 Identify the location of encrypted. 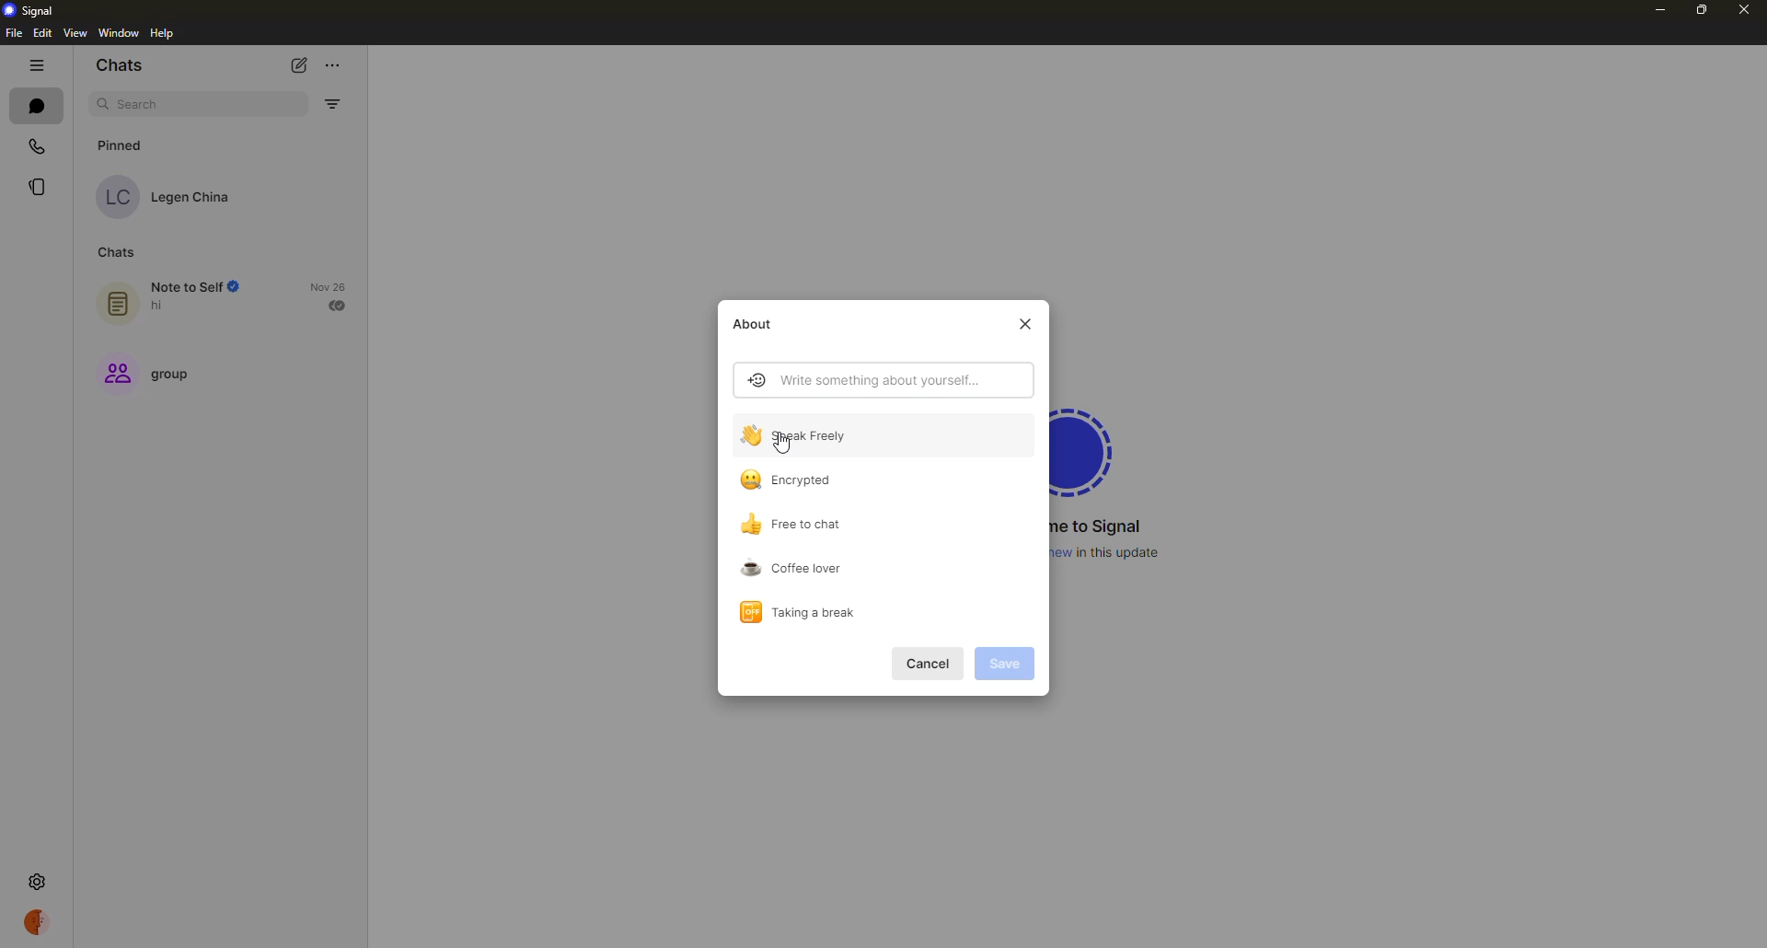
(791, 480).